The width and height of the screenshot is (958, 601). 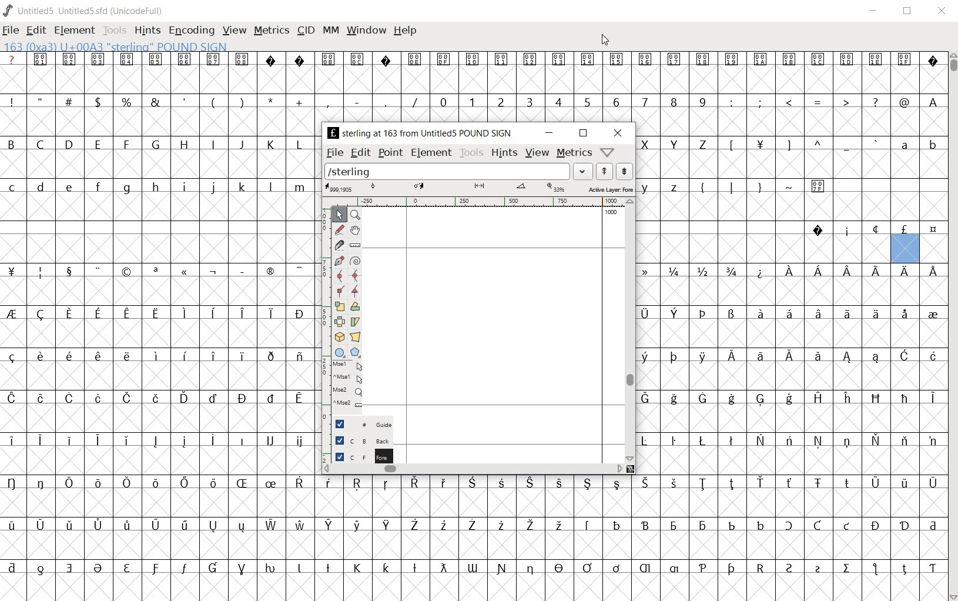 I want to click on k, so click(x=242, y=186).